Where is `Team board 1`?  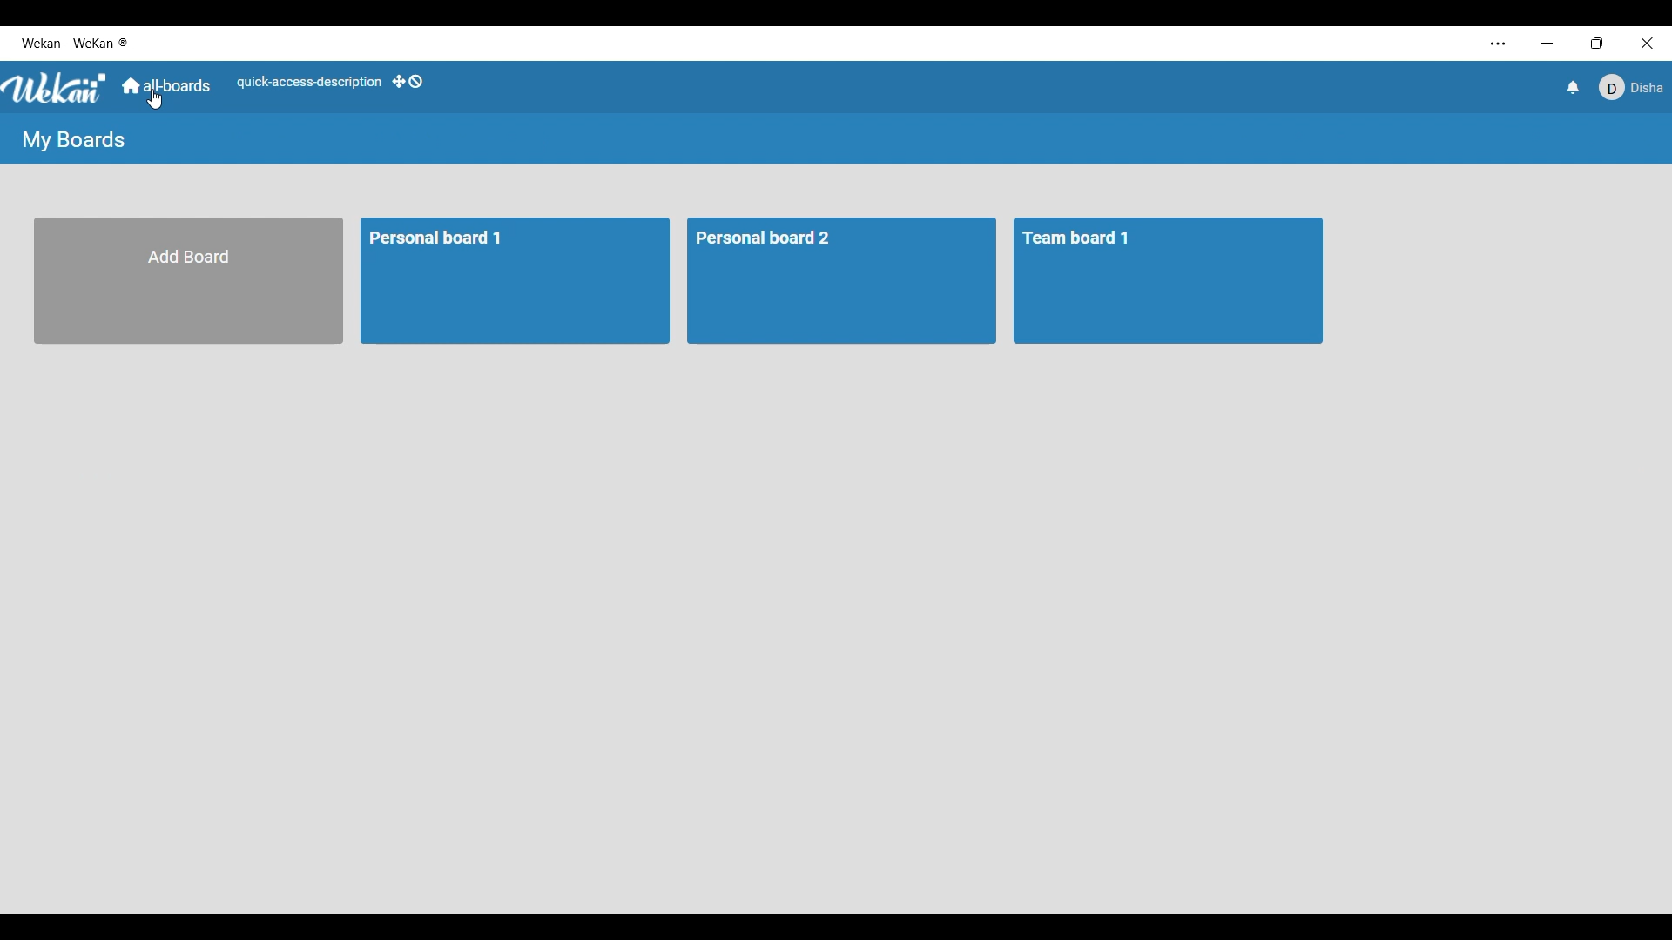 Team board 1 is located at coordinates (1086, 236).